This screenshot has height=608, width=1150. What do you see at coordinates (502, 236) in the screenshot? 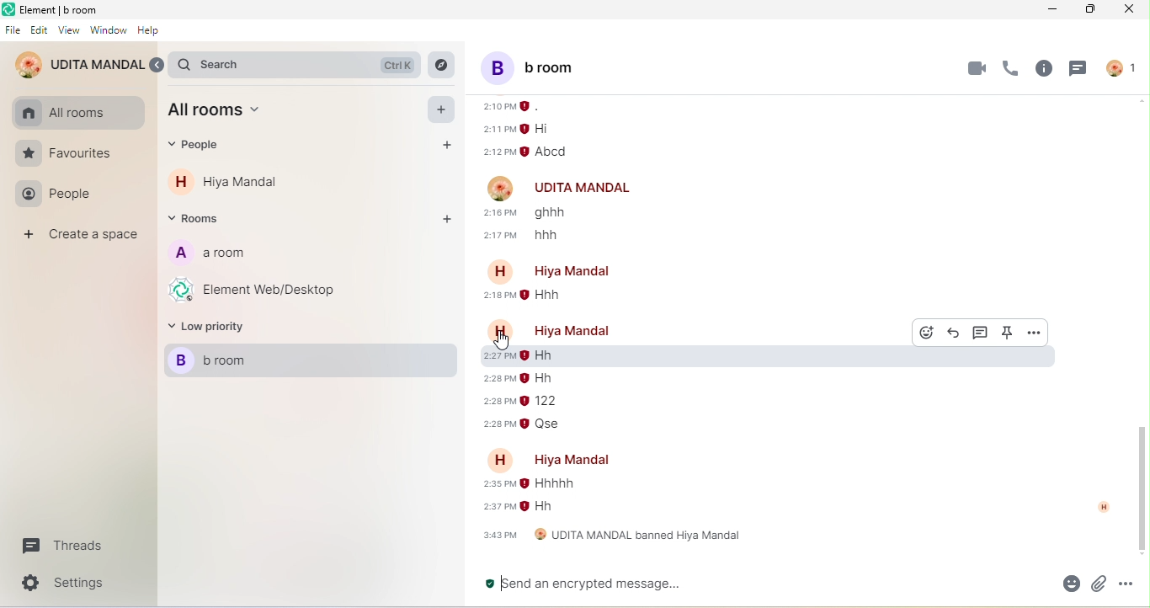
I see `sending message time` at bounding box center [502, 236].